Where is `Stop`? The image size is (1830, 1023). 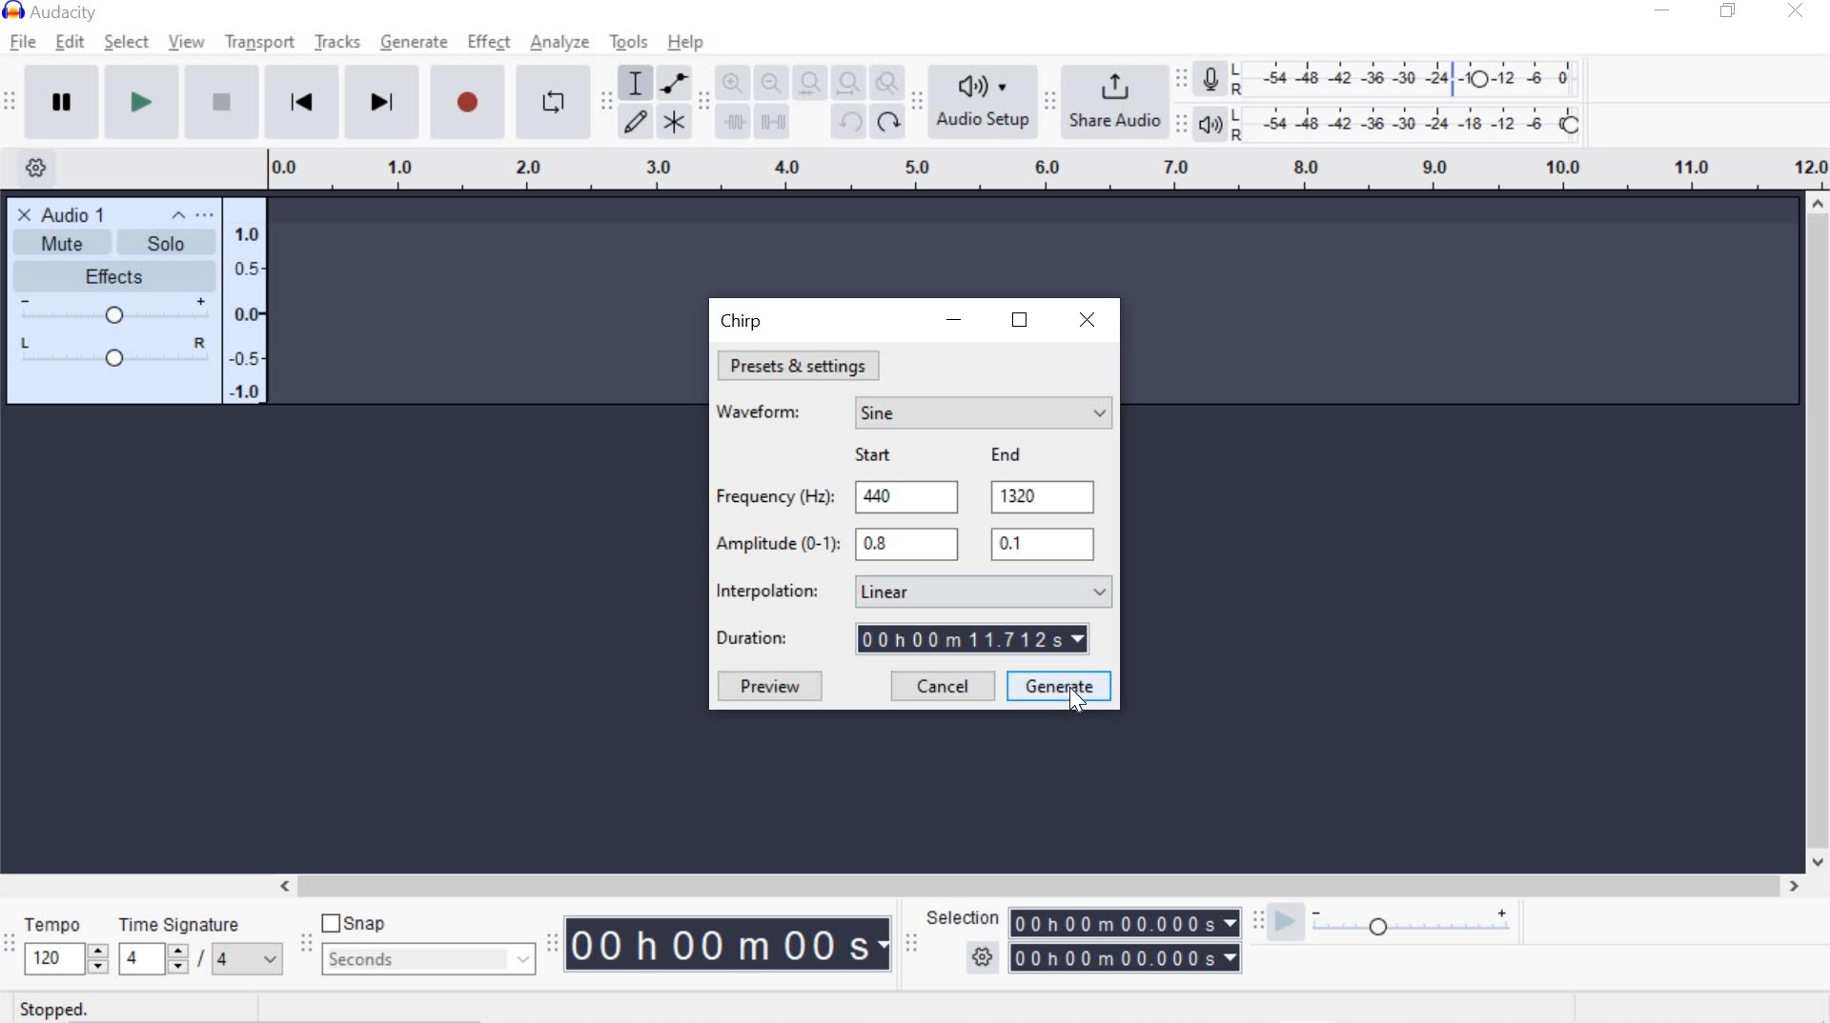
Stop is located at coordinates (223, 100).